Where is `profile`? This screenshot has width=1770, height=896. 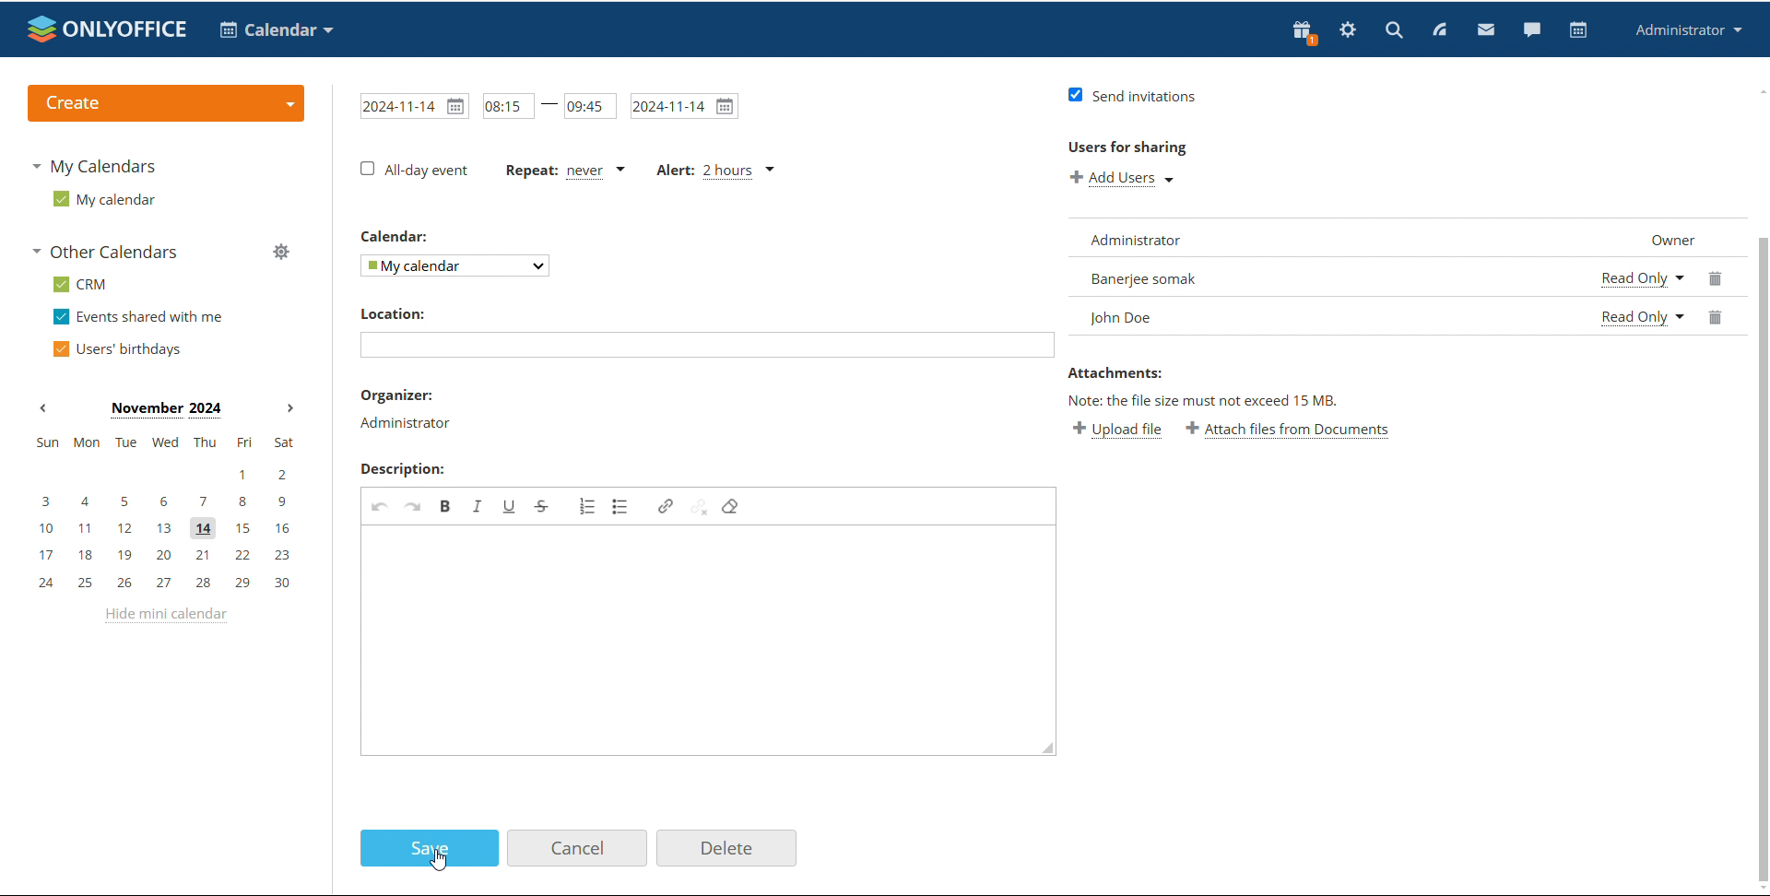
profile is located at coordinates (1685, 30).